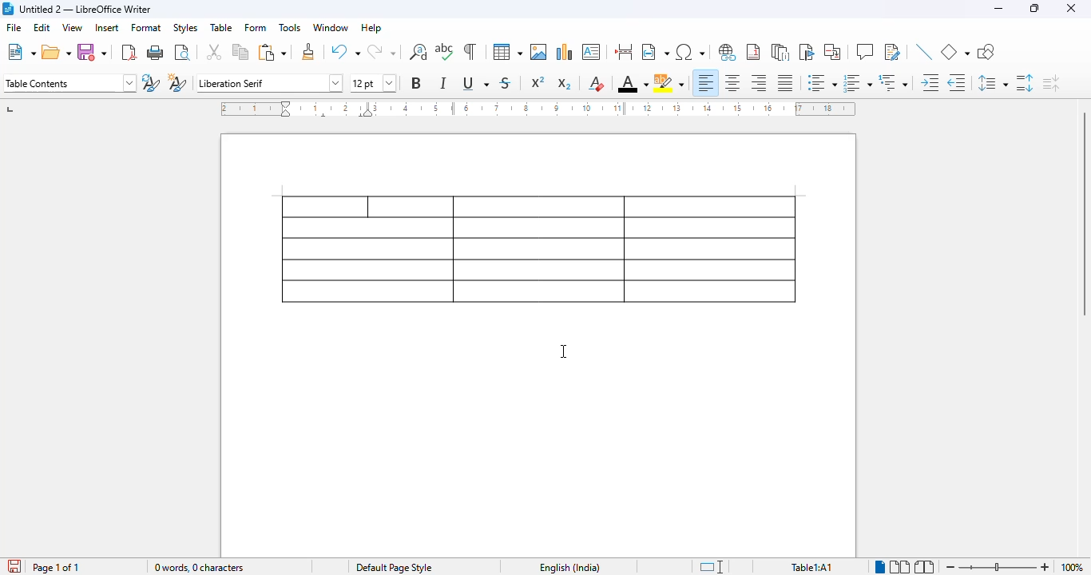 Image resolution: width=1091 pixels, height=575 pixels. What do you see at coordinates (865, 52) in the screenshot?
I see `insert comment` at bounding box center [865, 52].